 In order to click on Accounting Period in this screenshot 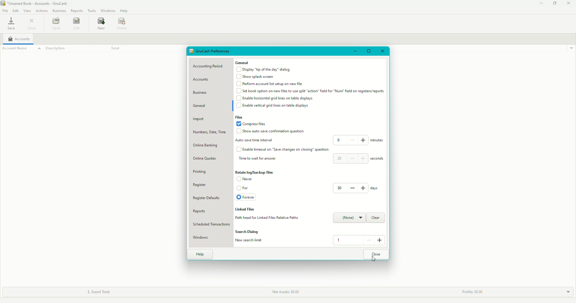, I will do `click(209, 66)`.